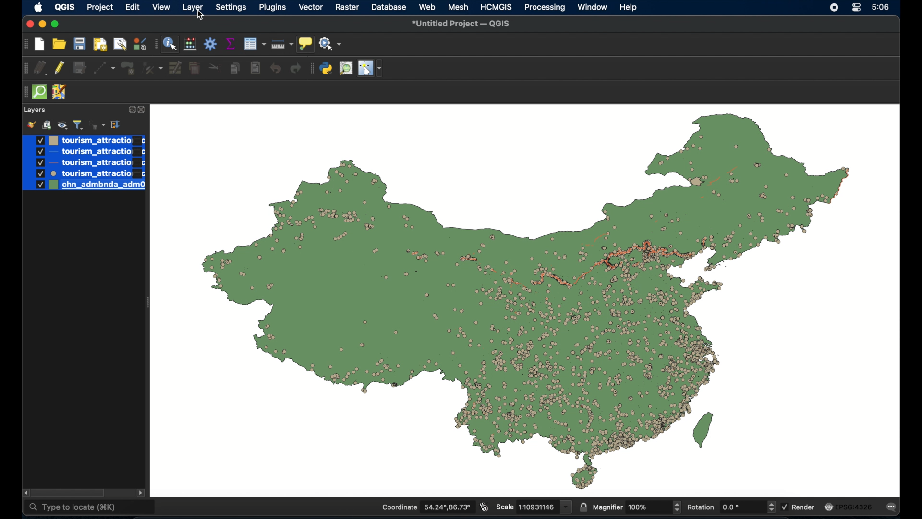 Image resolution: width=922 pixels, height=519 pixels. What do you see at coordinates (31, 124) in the screenshot?
I see `open layer styling panel` at bounding box center [31, 124].